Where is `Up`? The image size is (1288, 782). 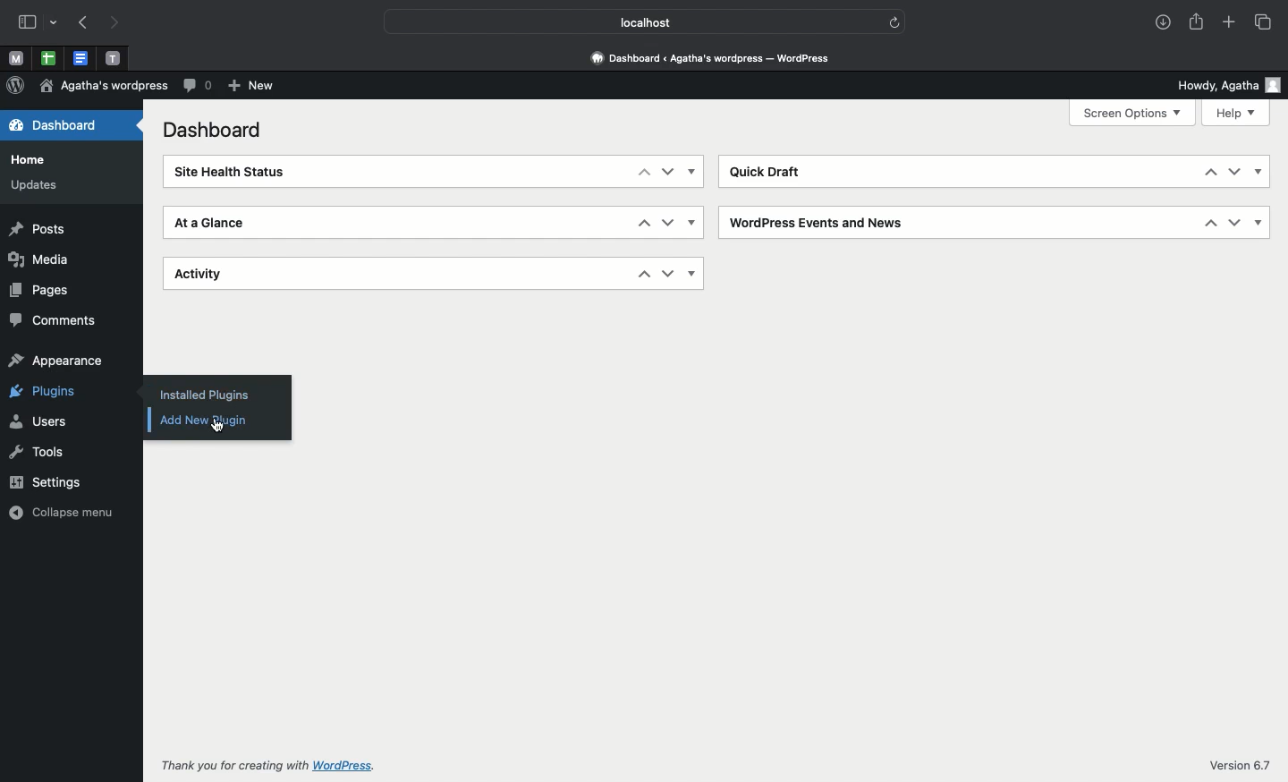 Up is located at coordinates (641, 273).